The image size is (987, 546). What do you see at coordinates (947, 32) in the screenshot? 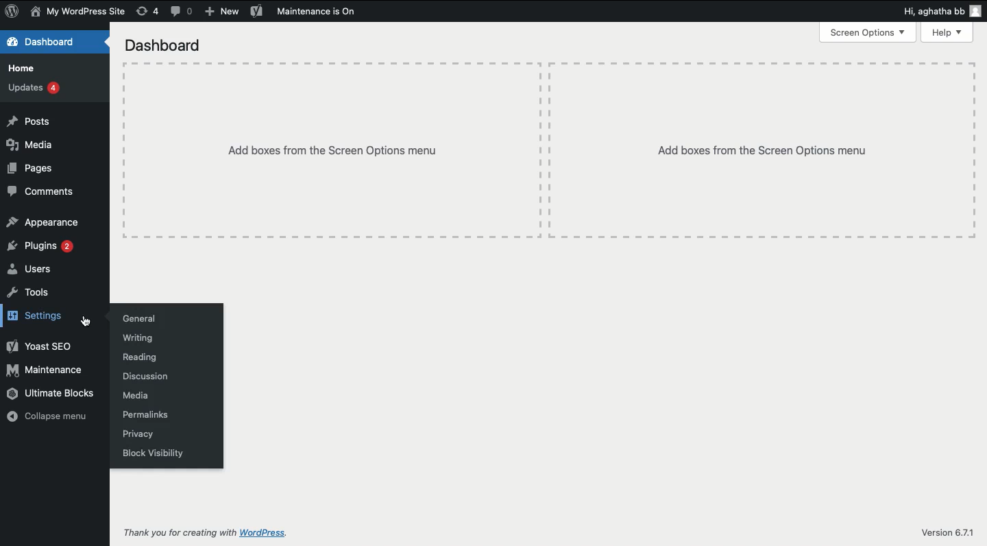
I see `Help` at bounding box center [947, 32].